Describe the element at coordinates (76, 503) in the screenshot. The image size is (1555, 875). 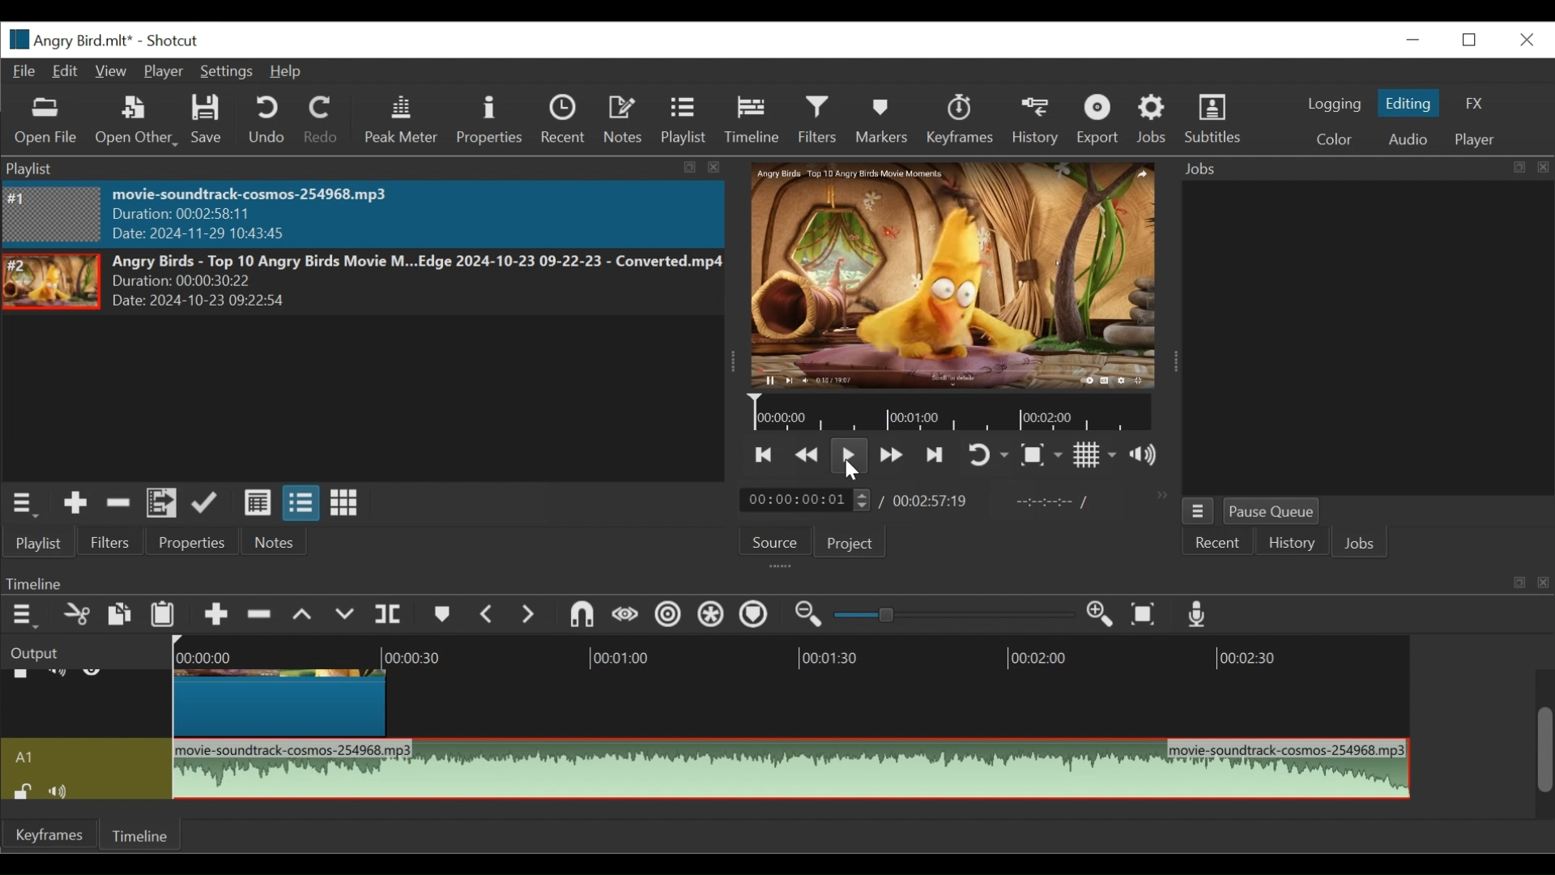
I see `Add the source to the playlist` at that location.